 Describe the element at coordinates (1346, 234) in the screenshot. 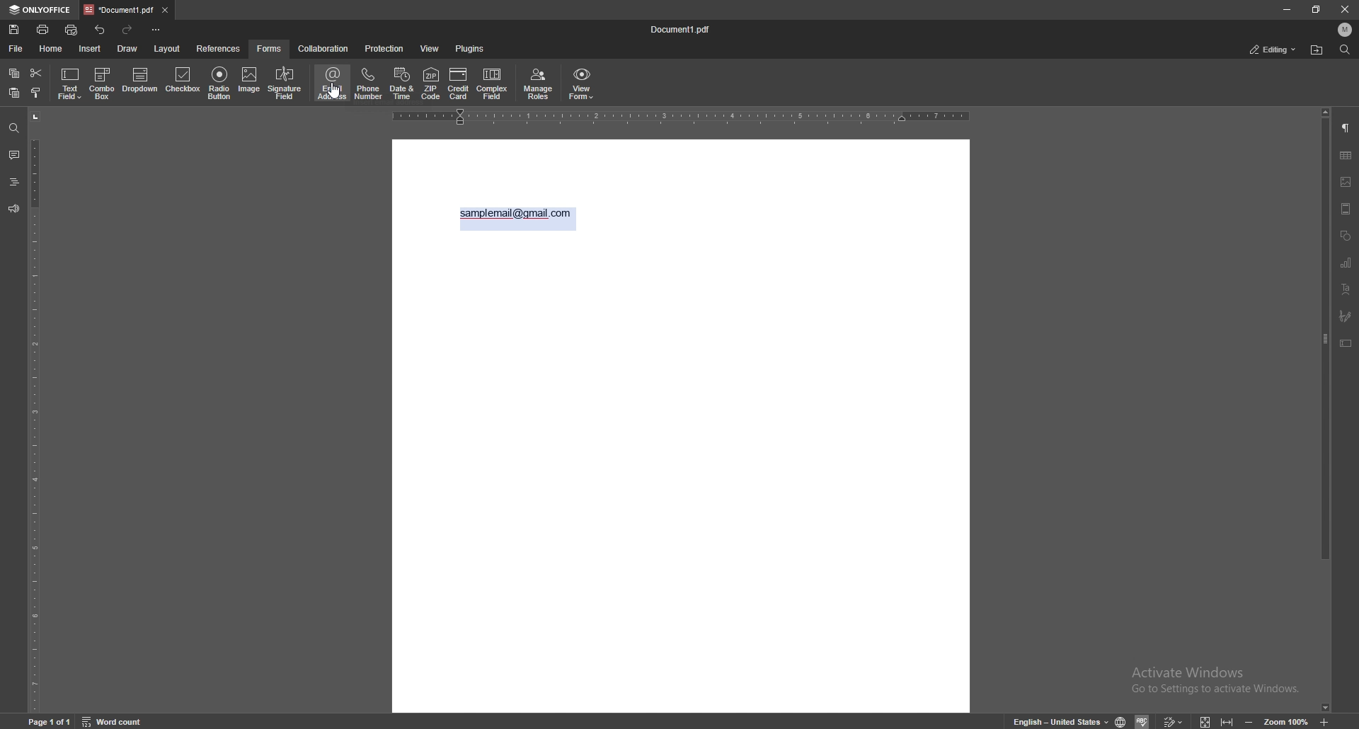

I see `shapes` at that location.